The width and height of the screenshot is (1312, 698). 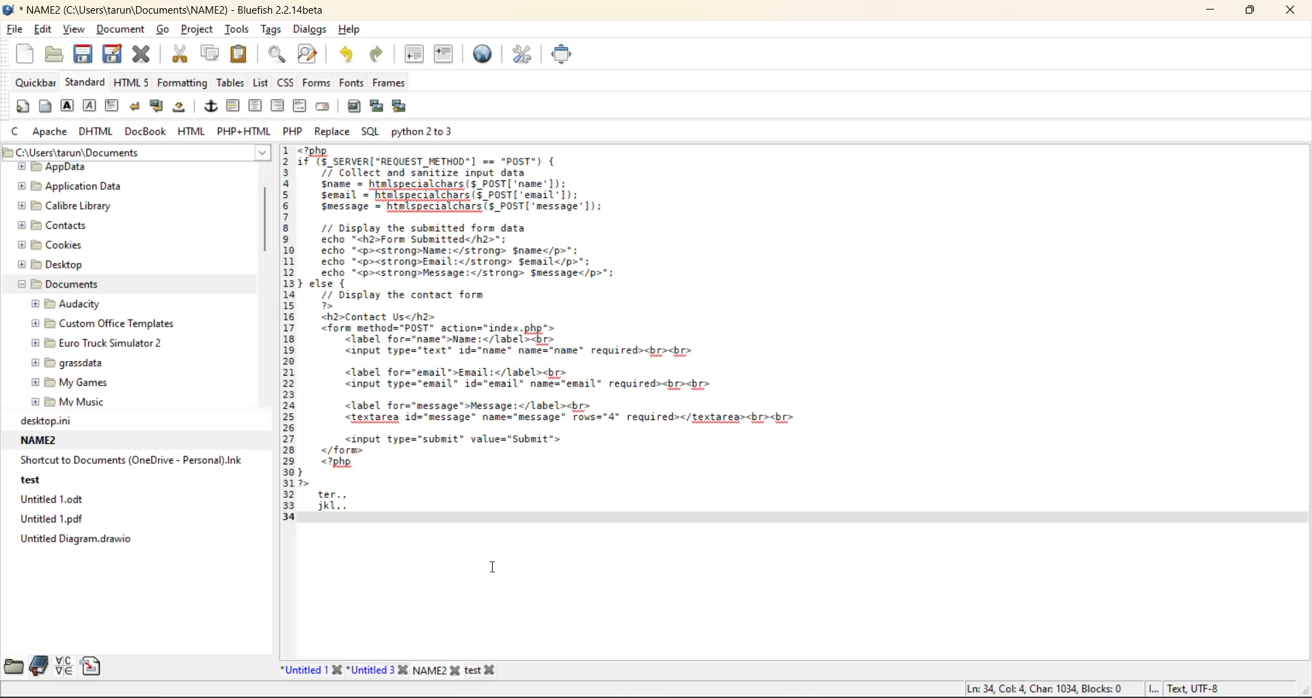 I want to click on Text, UTF-8, so click(x=1186, y=689).